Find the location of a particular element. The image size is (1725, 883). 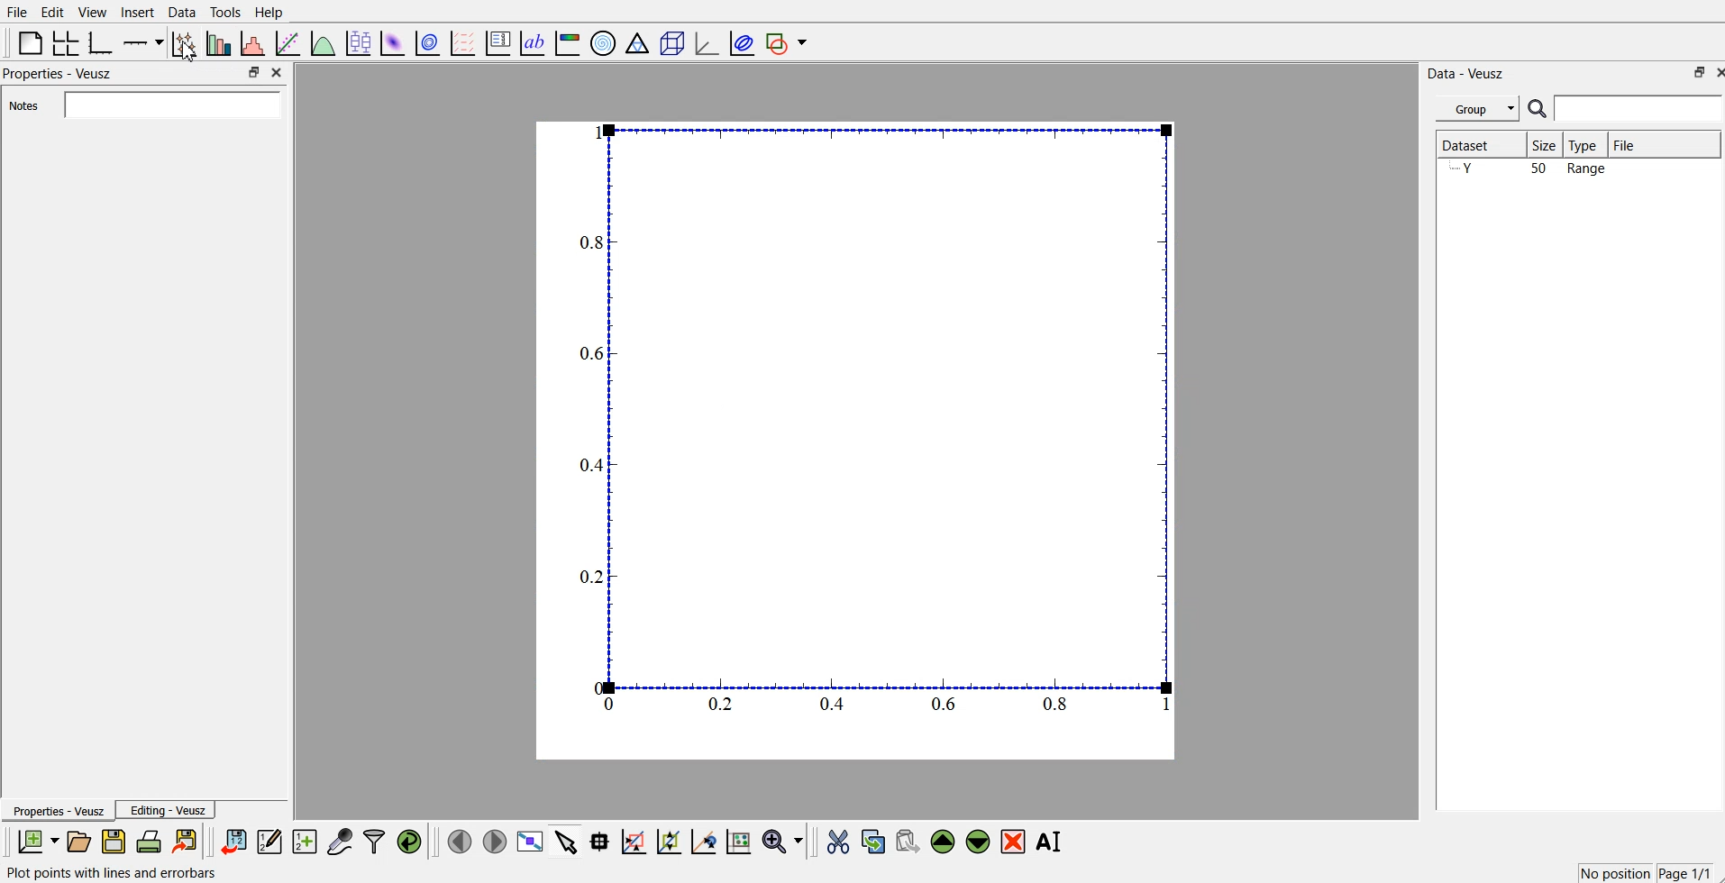

minimise is located at coordinates (253, 70).